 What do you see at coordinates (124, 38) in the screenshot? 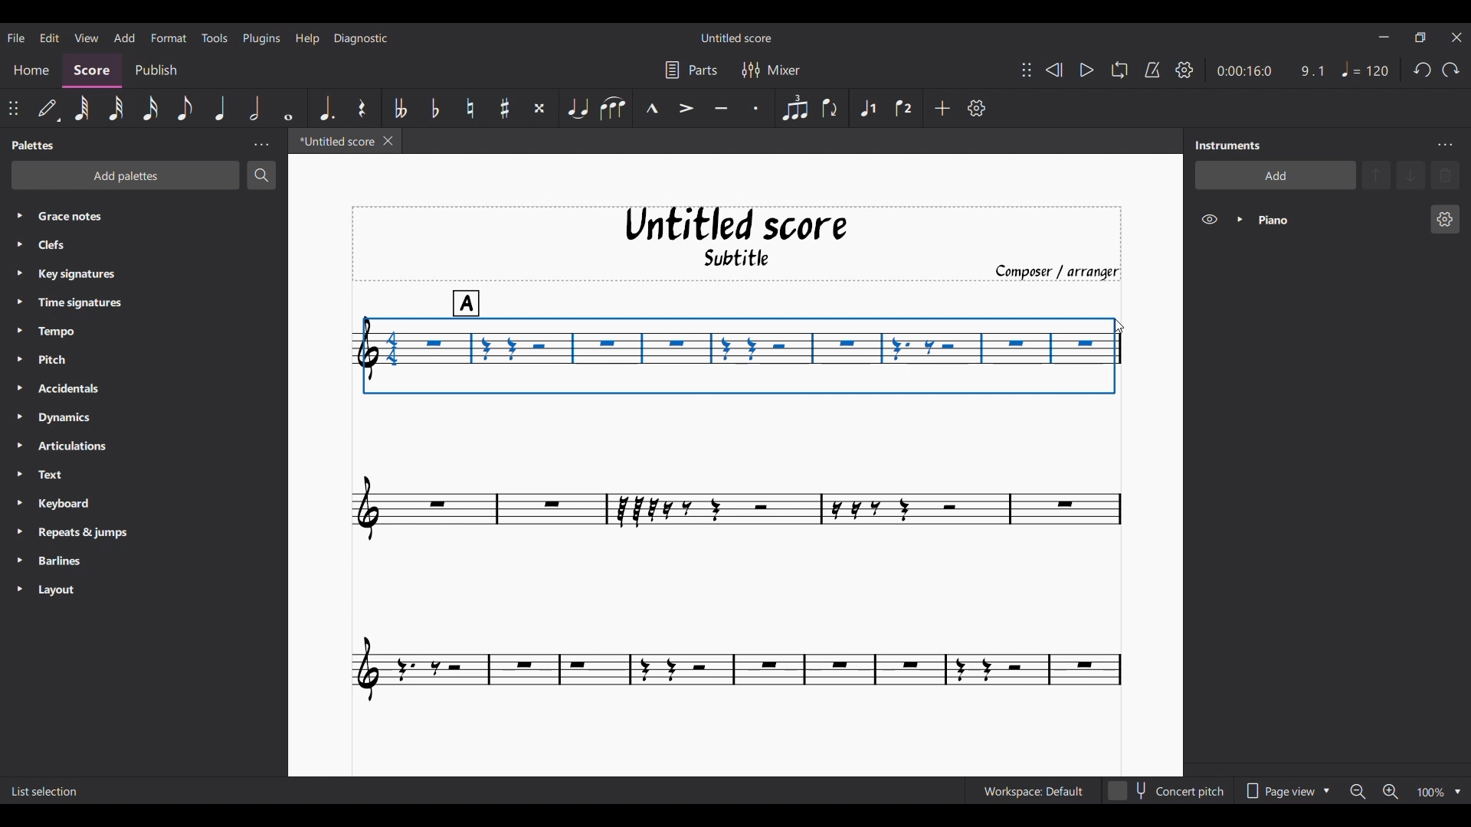
I see `Add menu` at bounding box center [124, 38].